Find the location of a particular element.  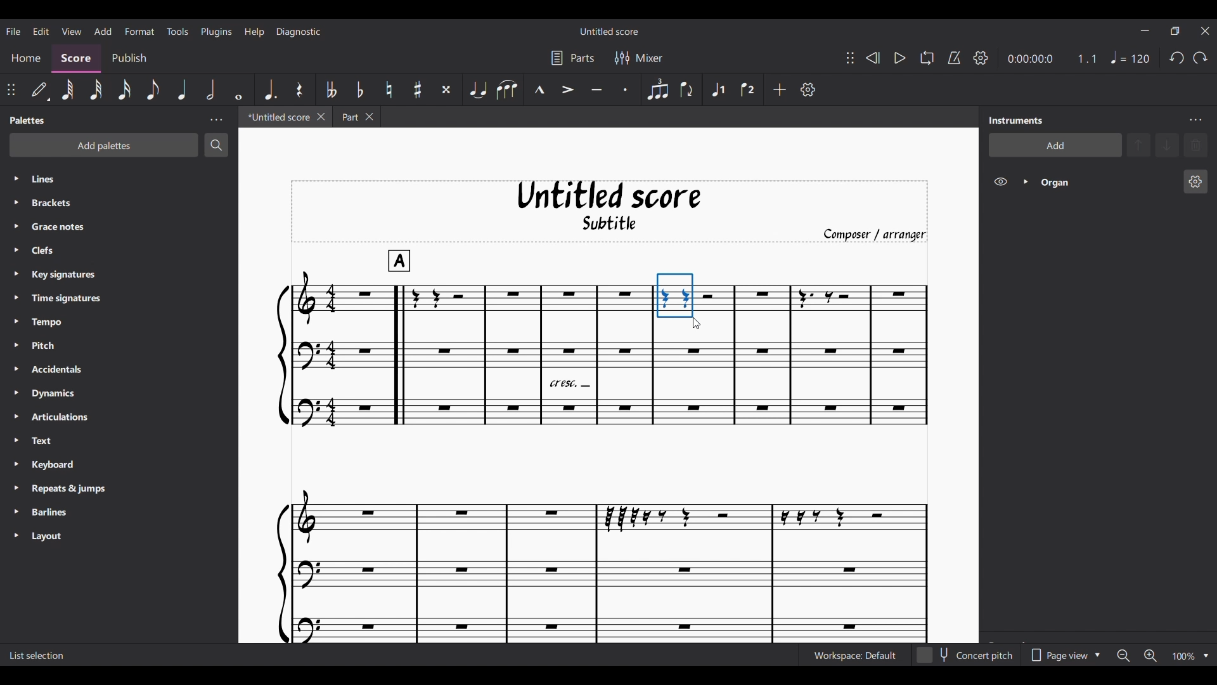

Home section is located at coordinates (26, 57).